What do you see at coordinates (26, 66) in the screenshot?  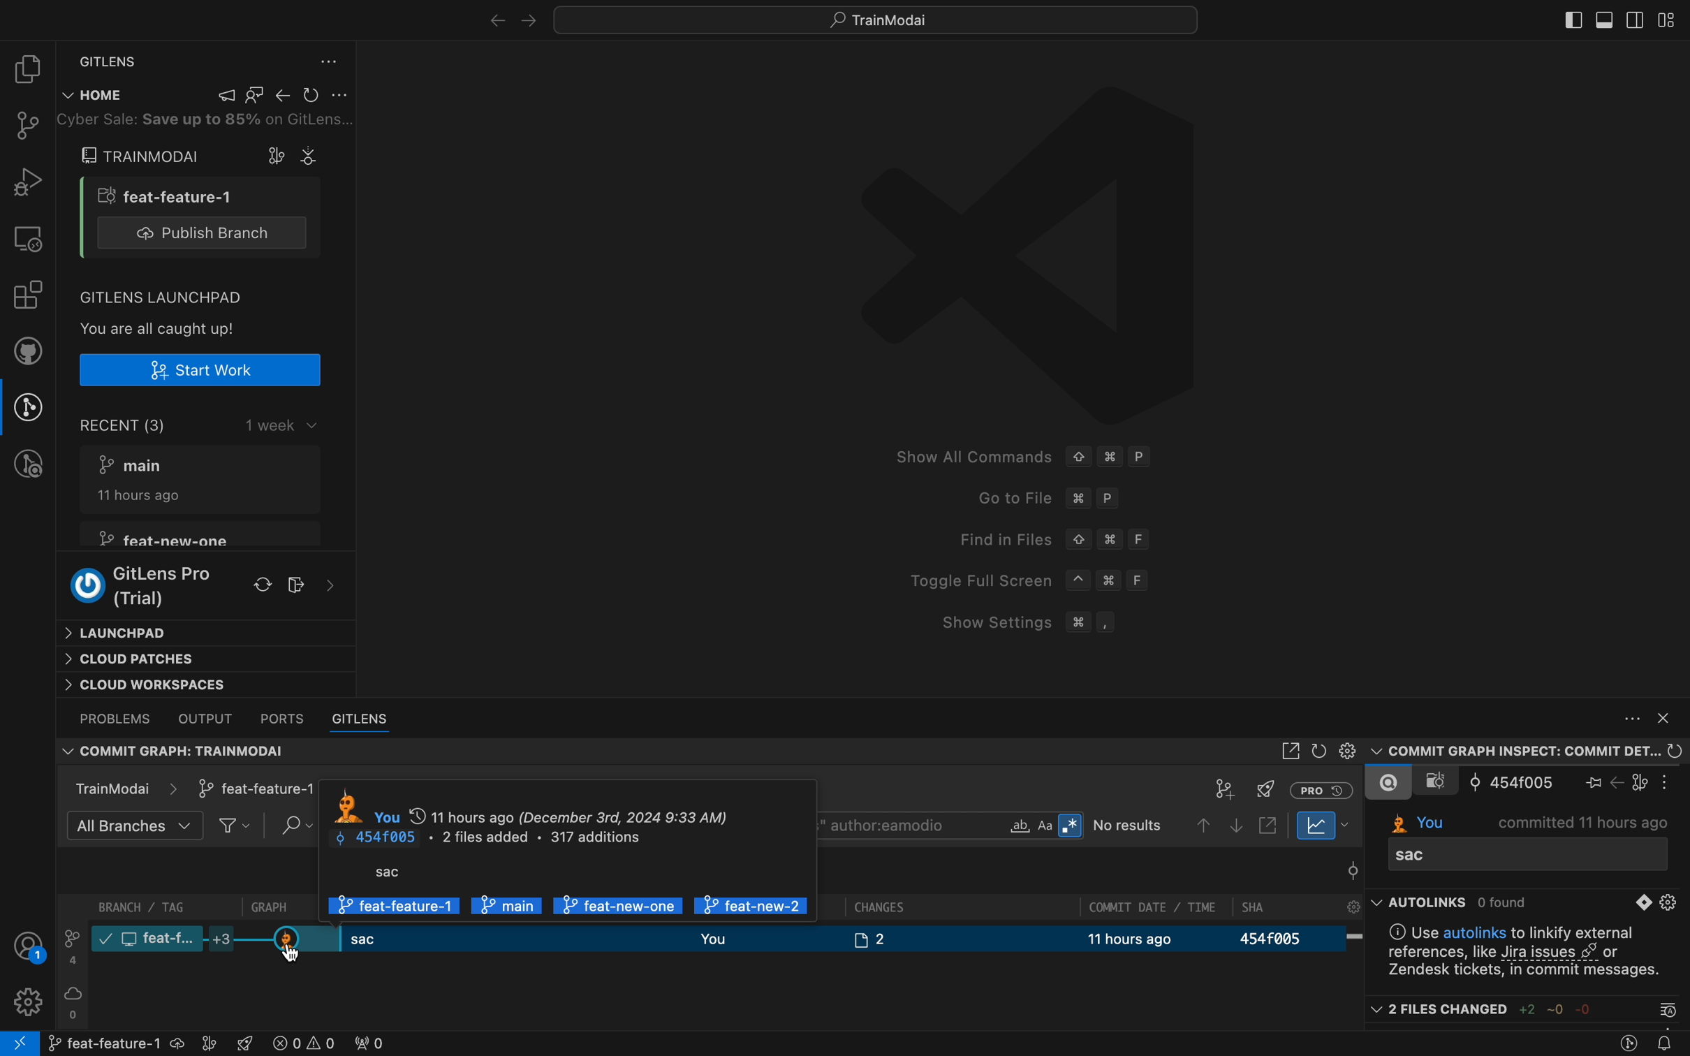 I see `file explorer ` at bounding box center [26, 66].